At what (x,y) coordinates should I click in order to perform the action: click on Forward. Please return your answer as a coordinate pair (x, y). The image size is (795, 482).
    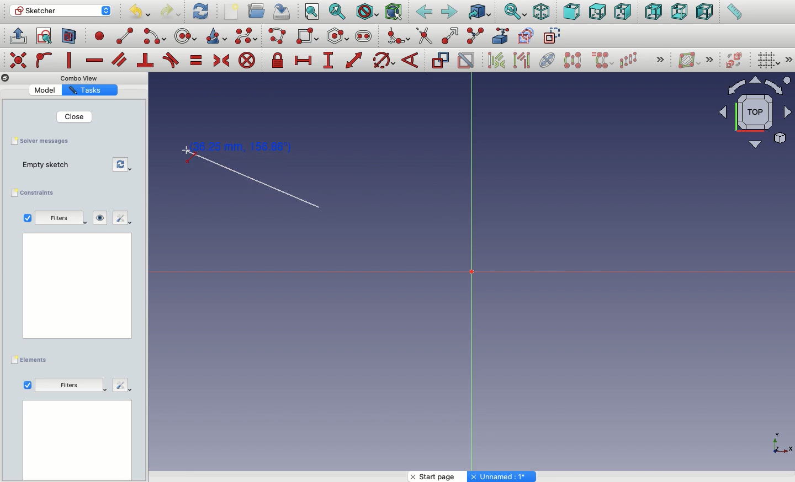
    Looking at the image, I should click on (449, 13).